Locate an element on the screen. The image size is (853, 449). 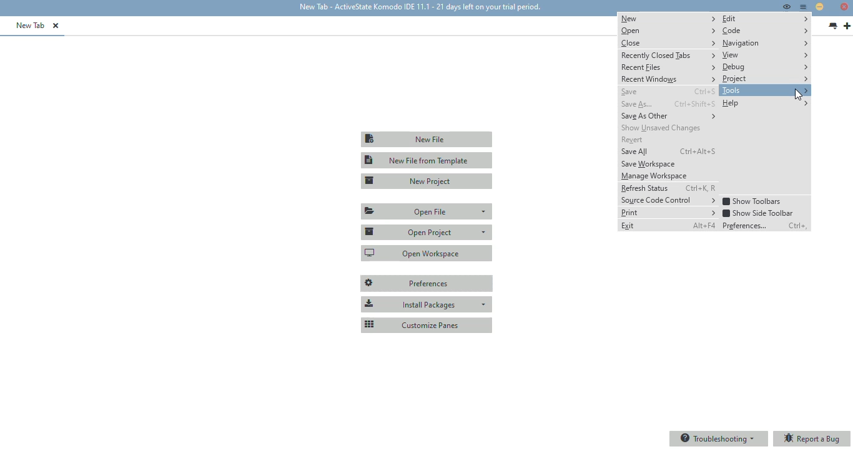
open file is located at coordinates (428, 211).